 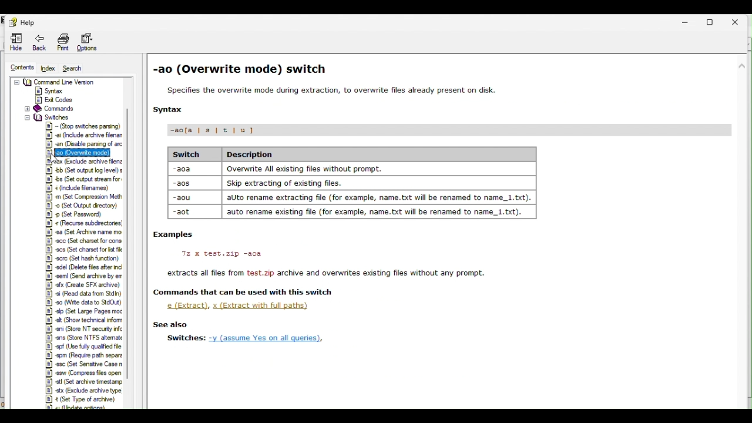 I want to click on |&] edel (Delete fies after ind, so click(x=85, y=267).